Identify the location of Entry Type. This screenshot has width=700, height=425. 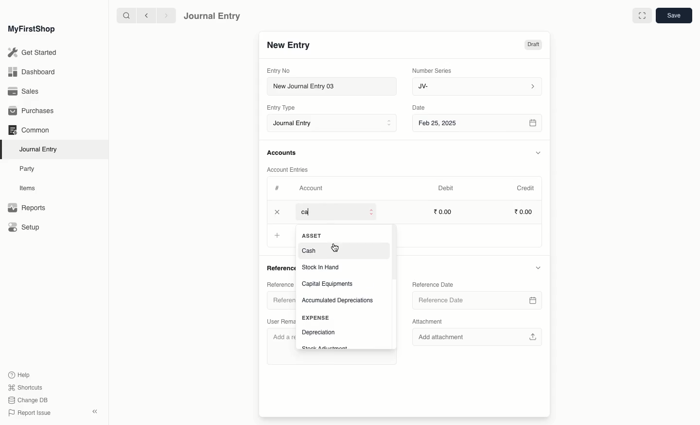
(284, 108).